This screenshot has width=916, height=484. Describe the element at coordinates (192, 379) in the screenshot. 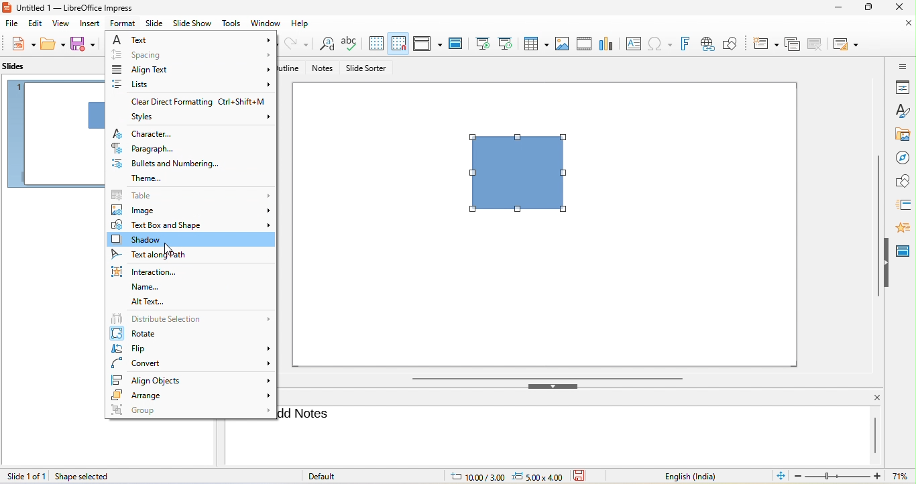

I see `align objects` at that location.